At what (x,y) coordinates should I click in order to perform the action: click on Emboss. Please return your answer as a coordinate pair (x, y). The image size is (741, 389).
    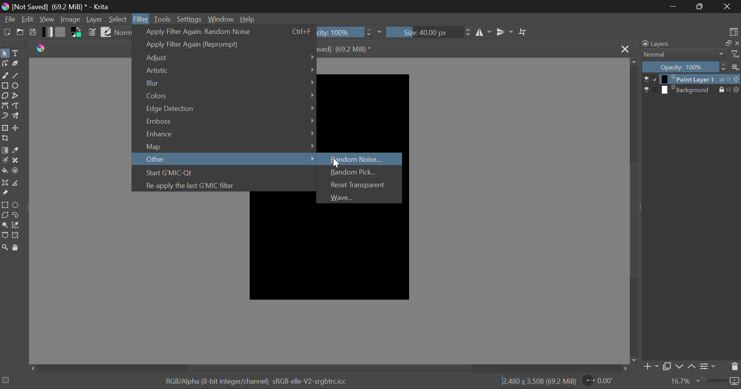
    Looking at the image, I should click on (225, 121).